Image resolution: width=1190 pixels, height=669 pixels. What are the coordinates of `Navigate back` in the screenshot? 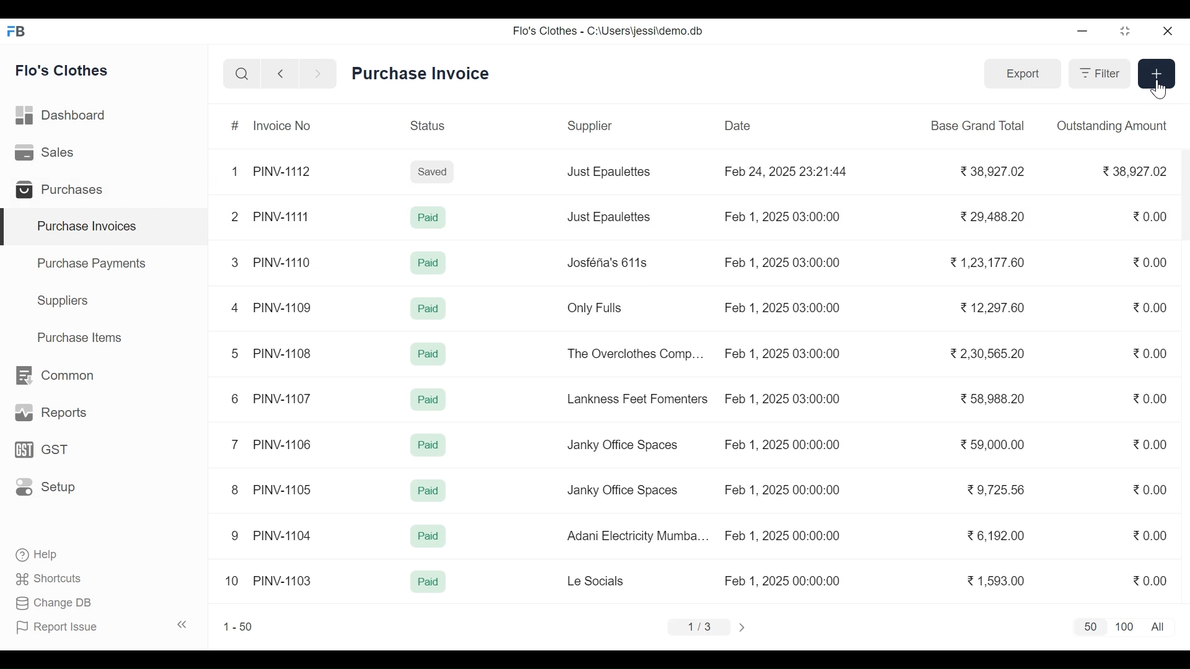 It's located at (278, 74).